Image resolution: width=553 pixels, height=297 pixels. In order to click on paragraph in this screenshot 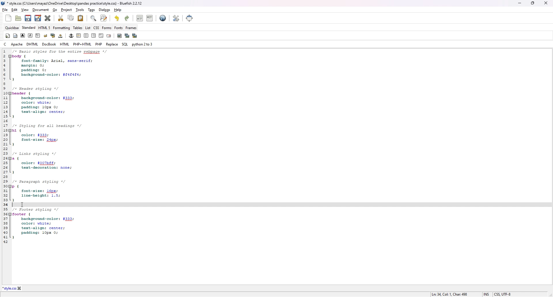, I will do `click(38, 36)`.